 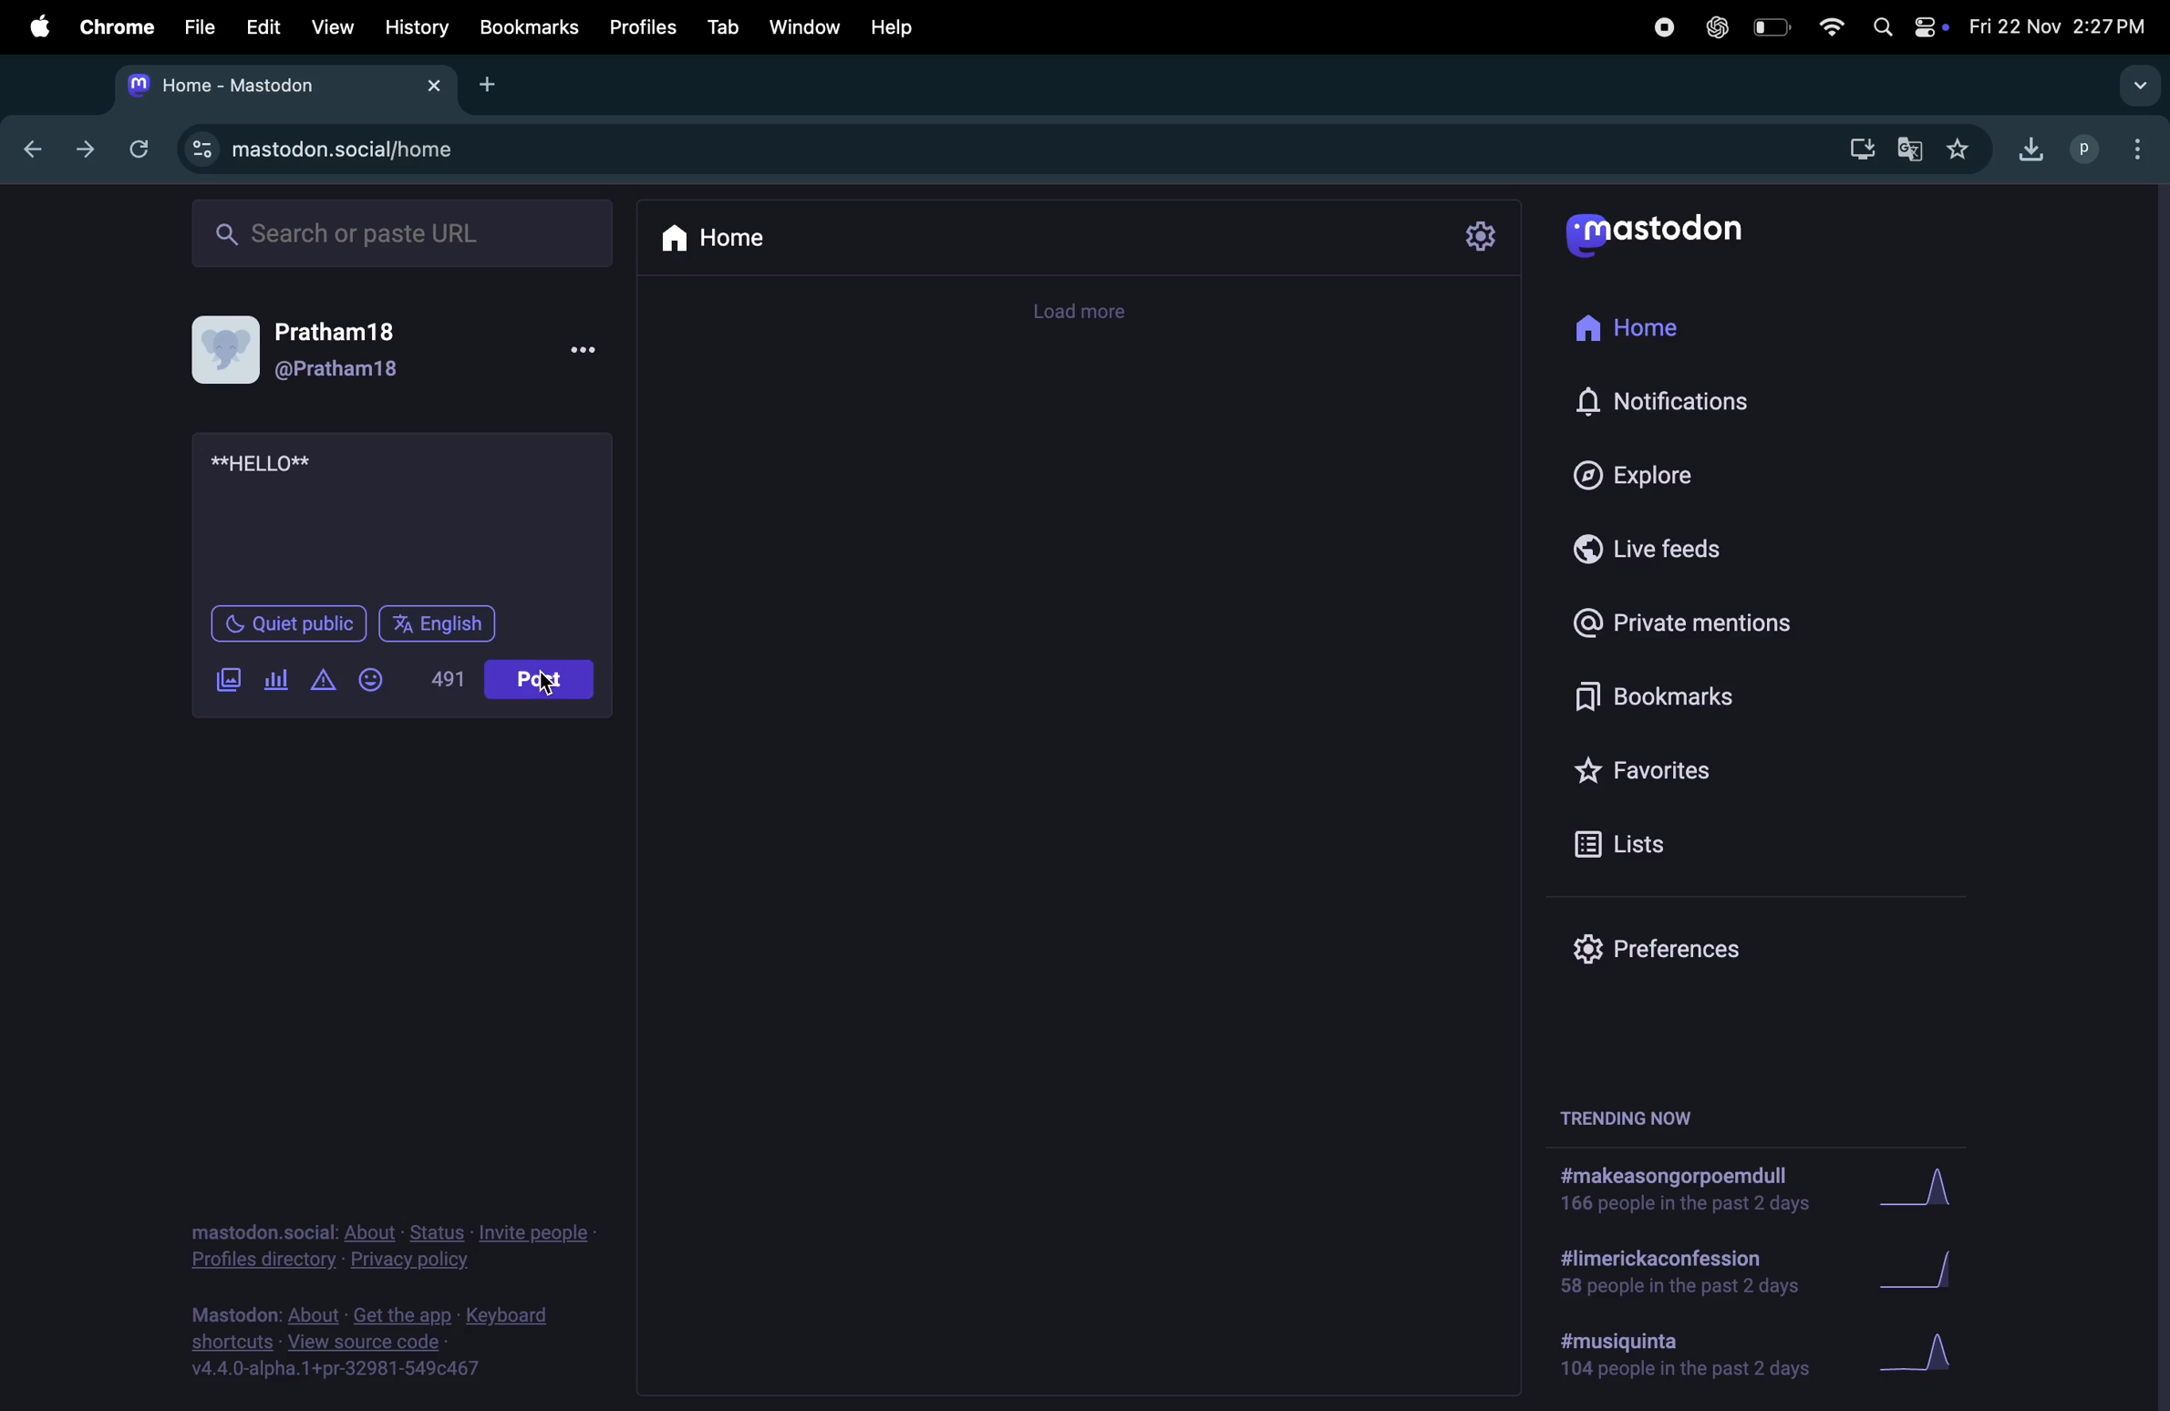 What do you see at coordinates (341, 350) in the screenshot?
I see `username` at bounding box center [341, 350].